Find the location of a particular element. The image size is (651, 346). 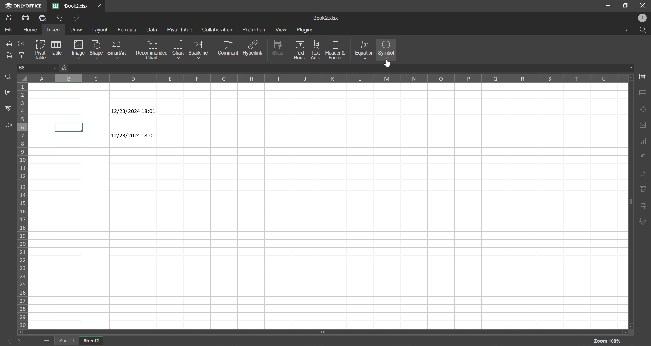

D6 is located at coordinates (38, 68).